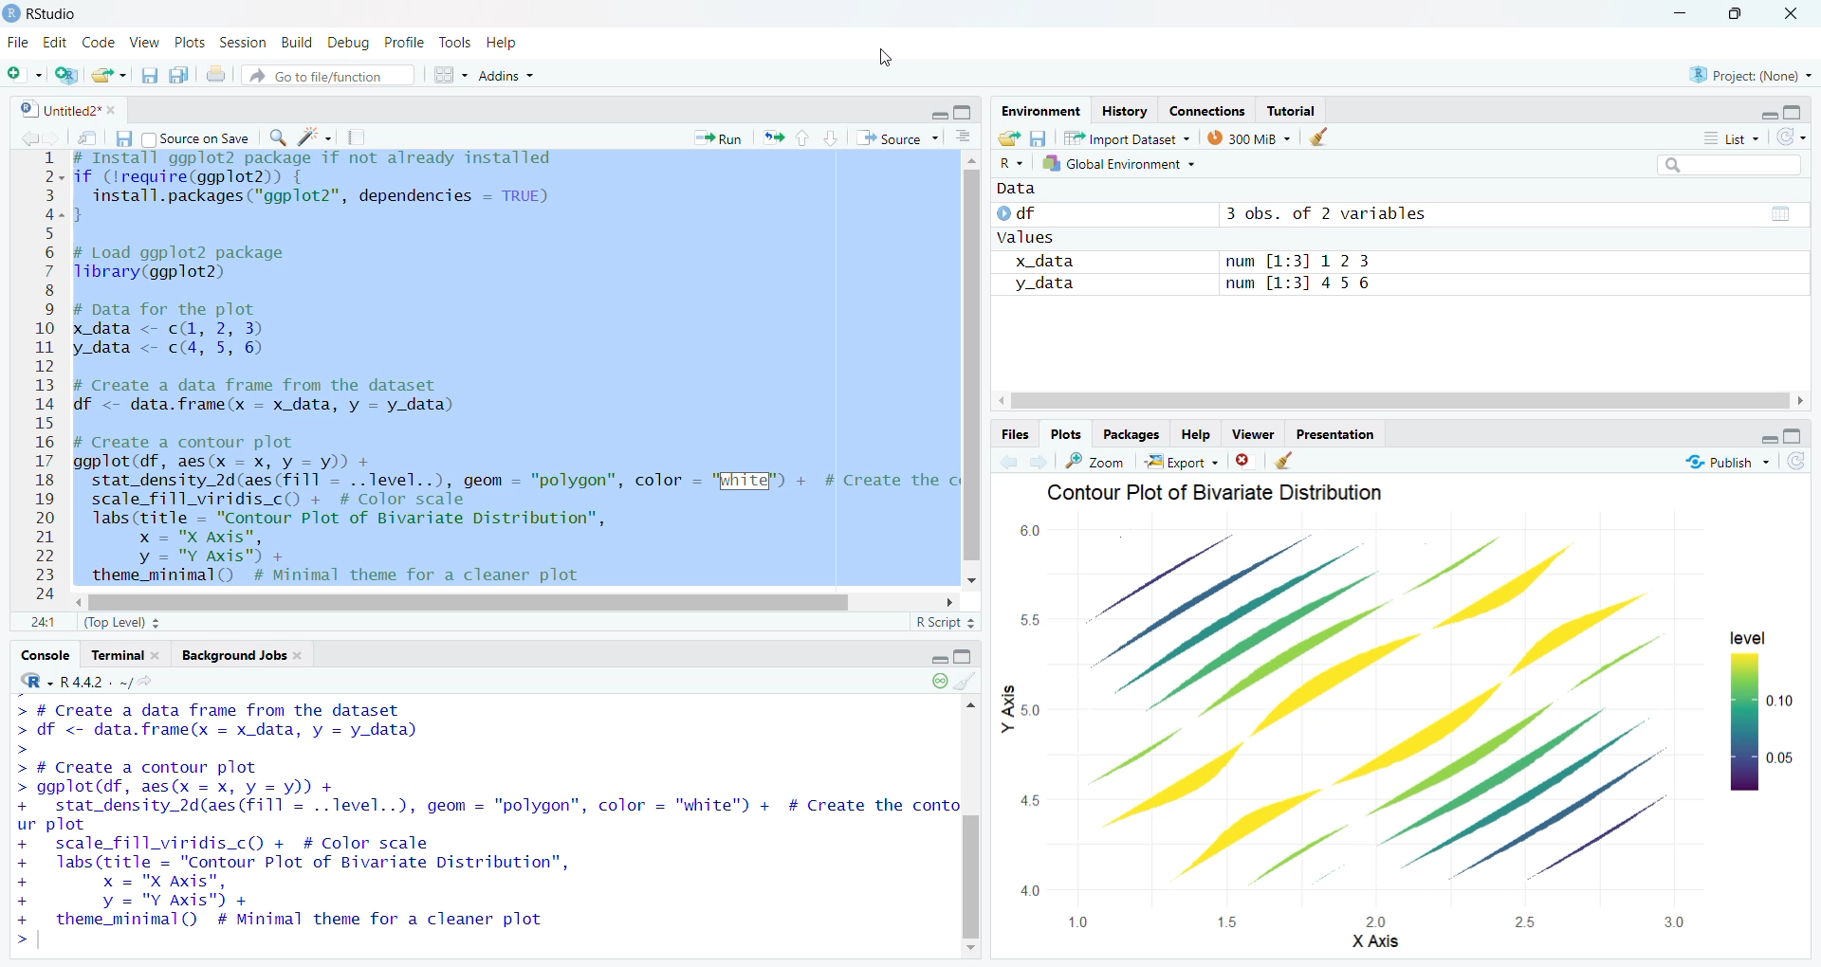  I want to click on minimize, so click(1683, 15).